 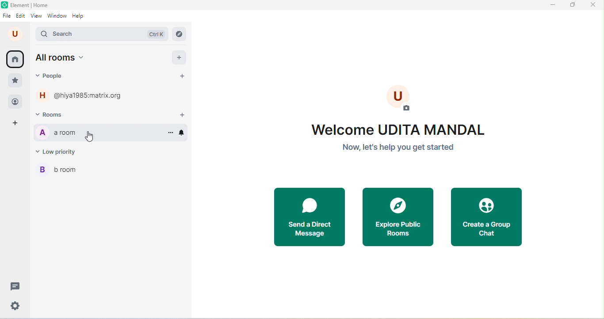 What do you see at coordinates (398, 217) in the screenshot?
I see `explore public rooms` at bounding box center [398, 217].